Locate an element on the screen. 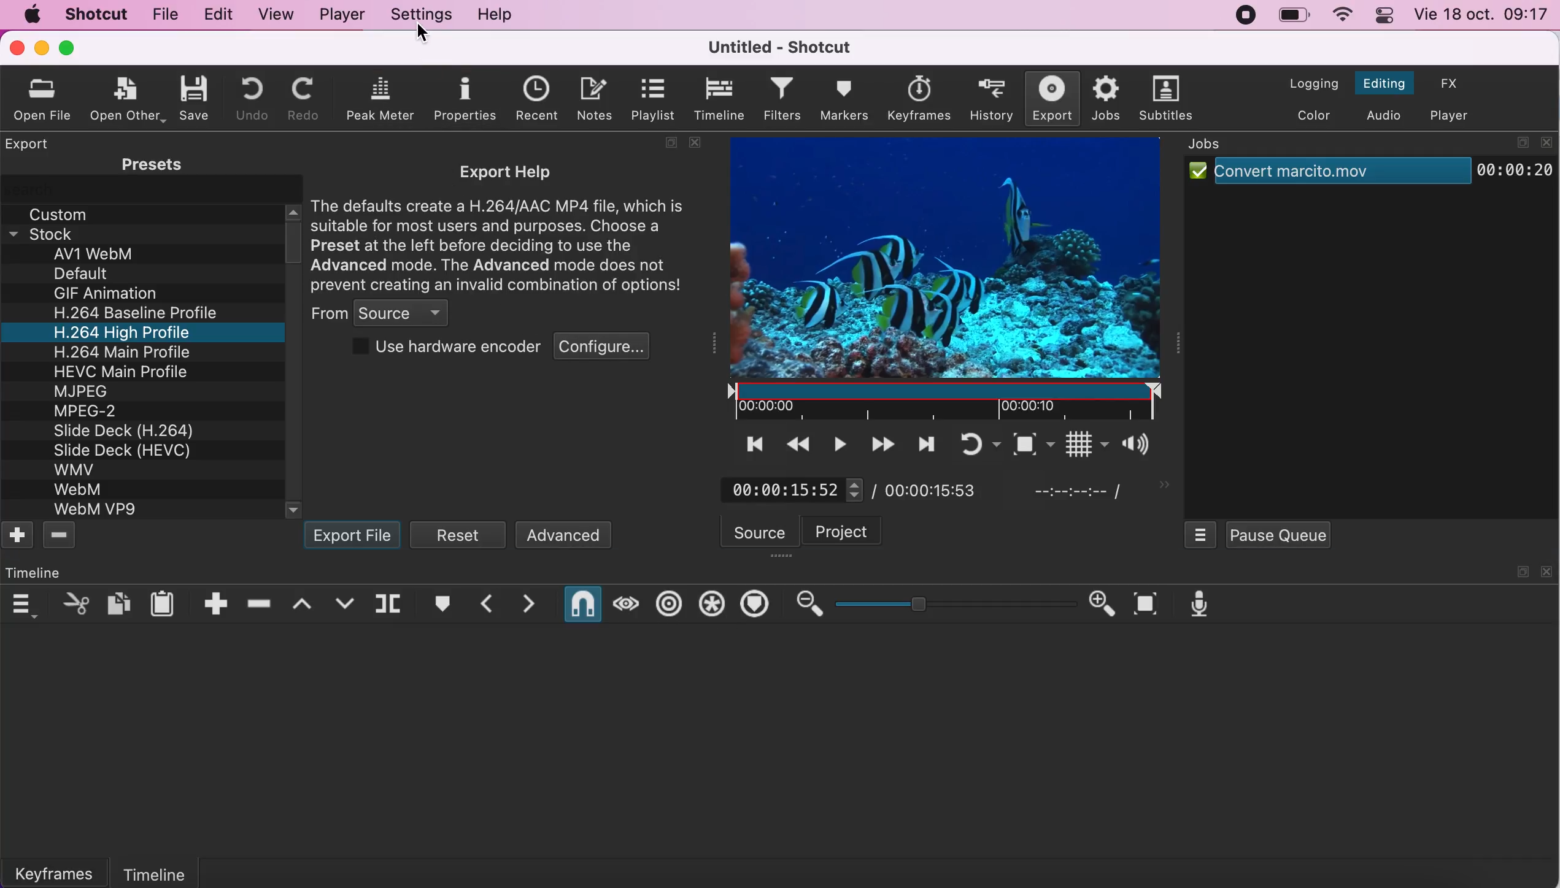 The image size is (1560, 888). lift is located at coordinates (303, 604).